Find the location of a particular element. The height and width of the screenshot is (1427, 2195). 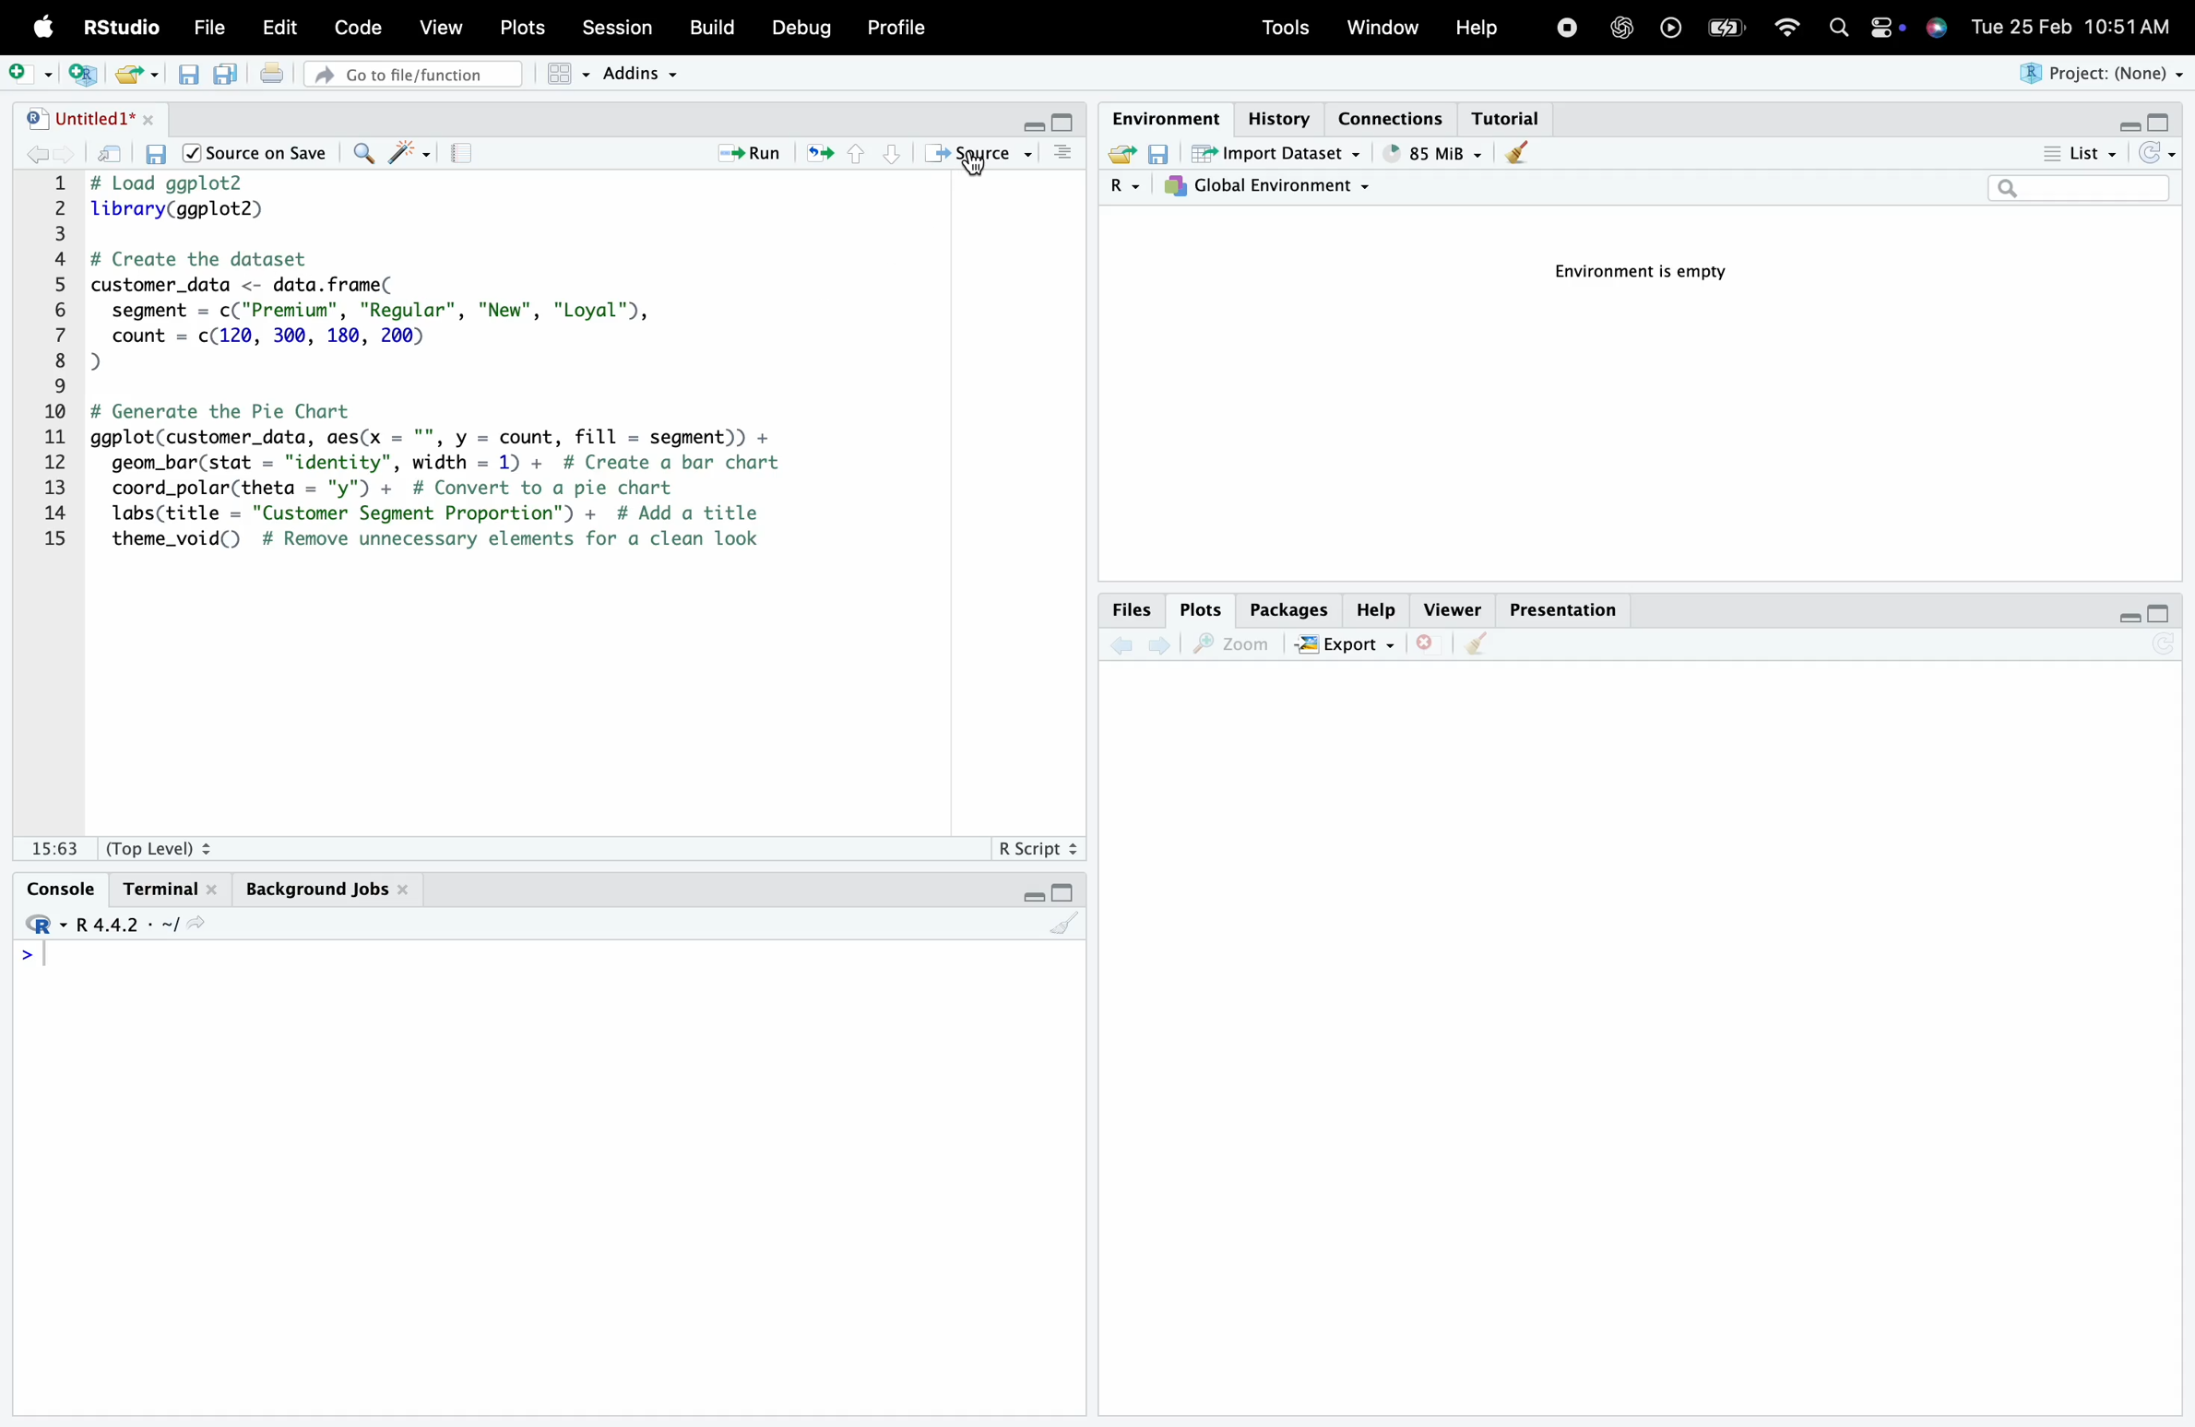

reformat code is located at coordinates (408, 155).